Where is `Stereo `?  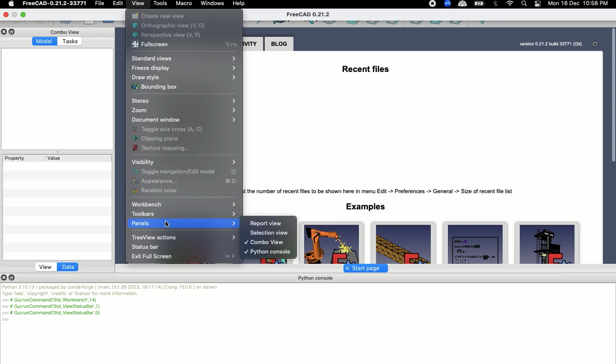 Stereo  is located at coordinates (186, 101).